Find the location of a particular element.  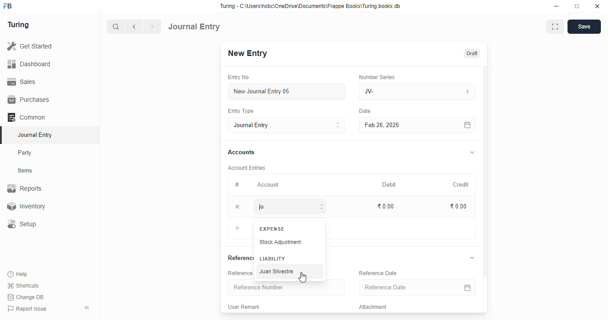

accounts is located at coordinates (241, 152).